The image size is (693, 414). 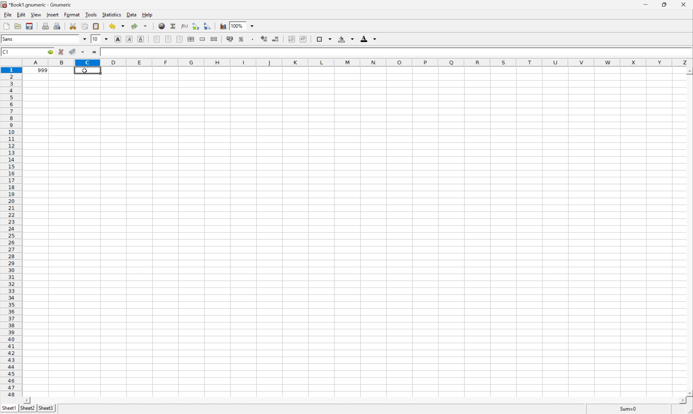 What do you see at coordinates (180, 39) in the screenshot?
I see `Align right` at bounding box center [180, 39].